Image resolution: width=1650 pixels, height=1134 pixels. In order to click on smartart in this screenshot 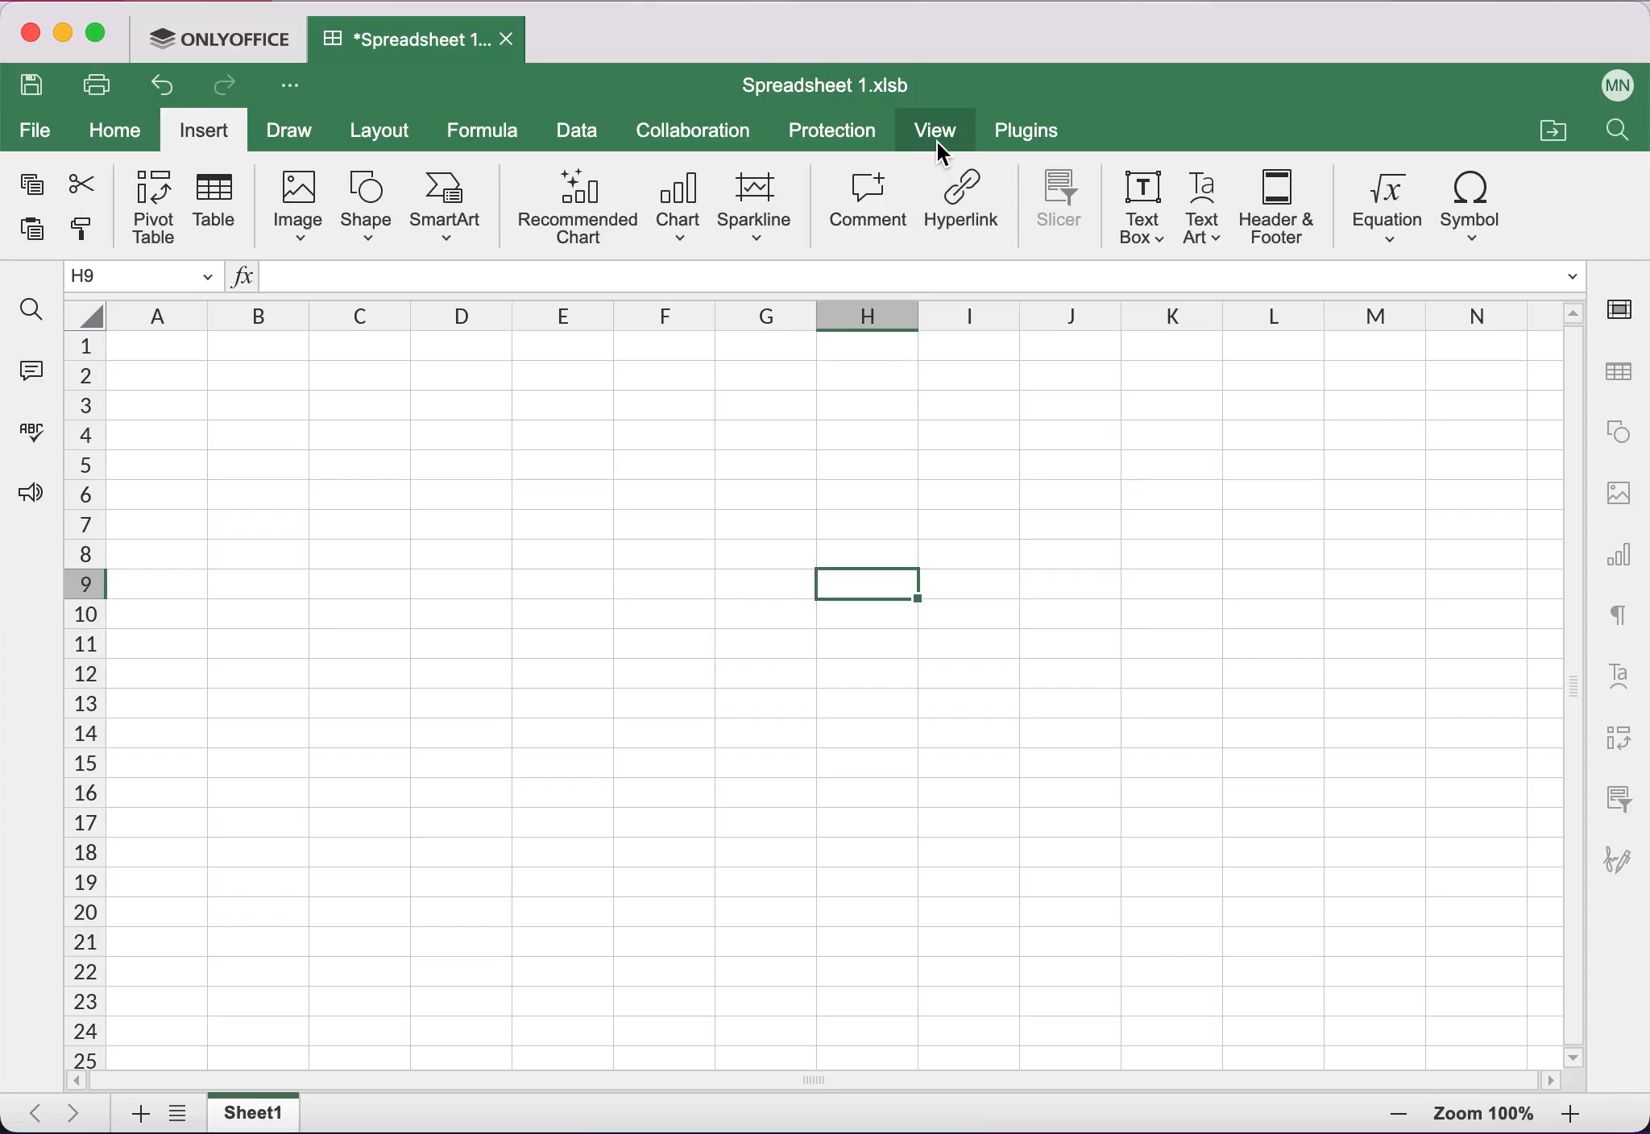, I will do `click(448, 203)`.